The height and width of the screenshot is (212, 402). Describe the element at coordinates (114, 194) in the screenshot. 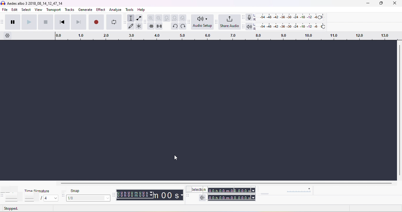

I see `audacity time tool bar` at that location.